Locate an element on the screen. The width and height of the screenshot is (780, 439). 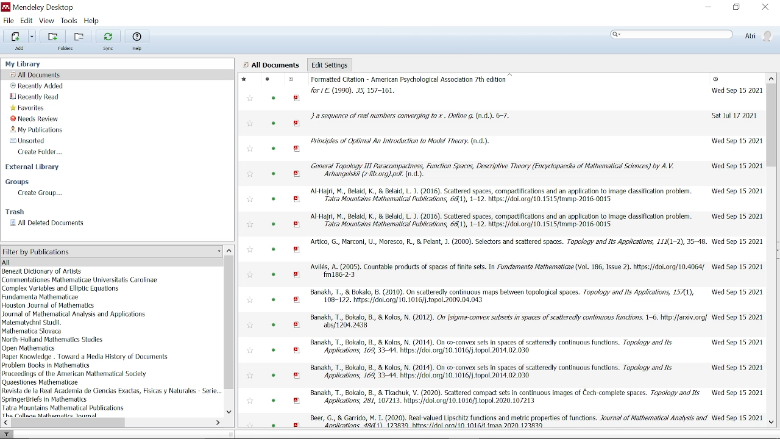
Move up in filter by publication is located at coordinates (229, 250).